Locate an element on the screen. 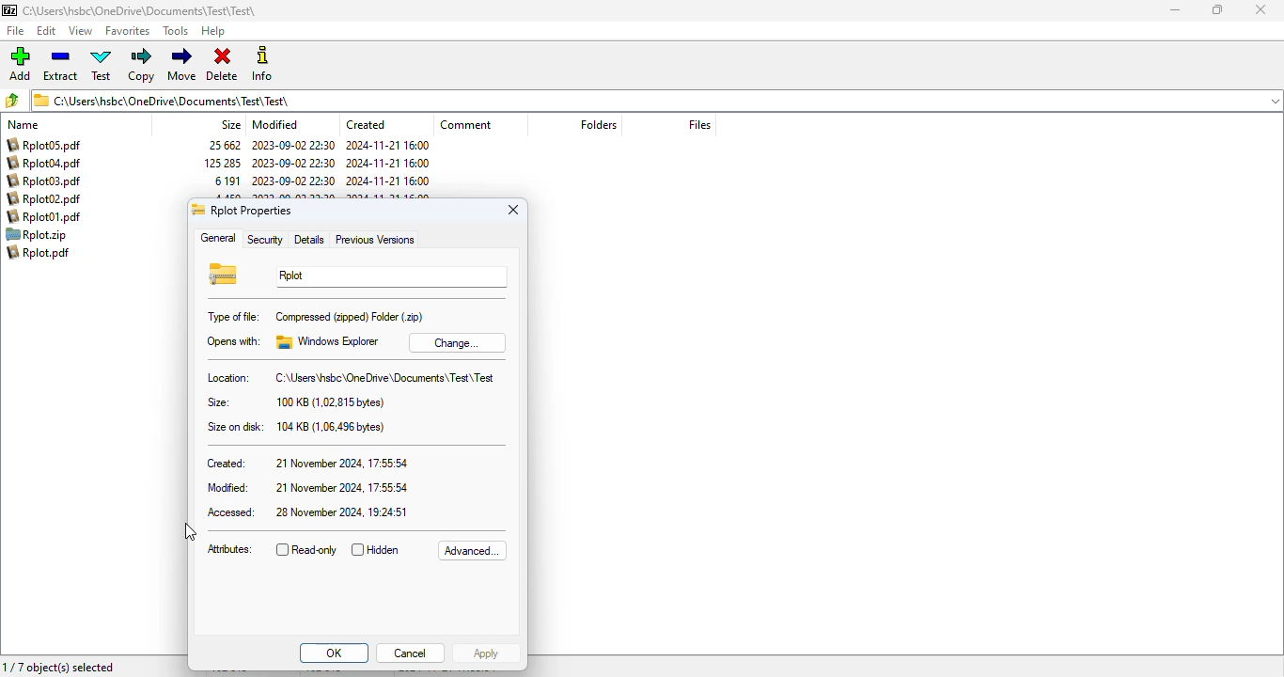 This screenshot has width=1284, height=677. Rplot02.pdf is located at coordinates (43, 197).